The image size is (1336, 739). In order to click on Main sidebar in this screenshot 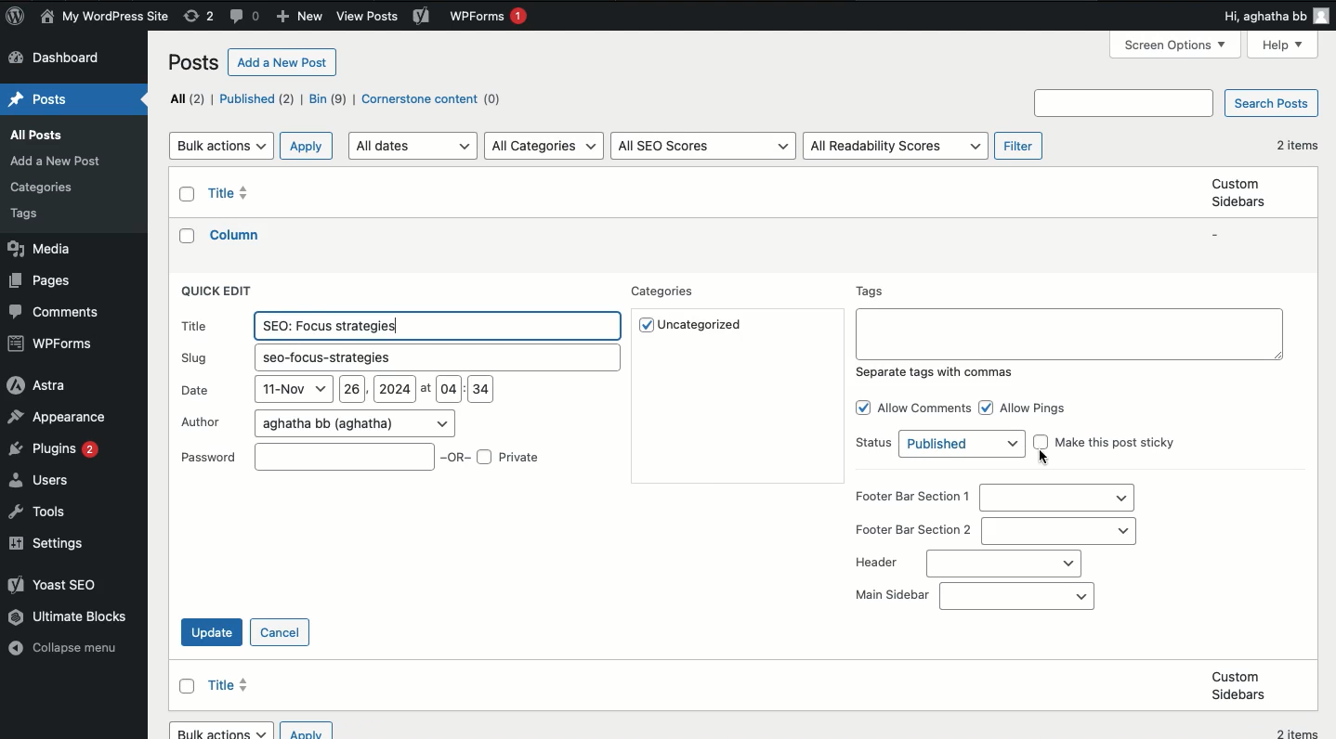, I will do `click(894, 596)`.